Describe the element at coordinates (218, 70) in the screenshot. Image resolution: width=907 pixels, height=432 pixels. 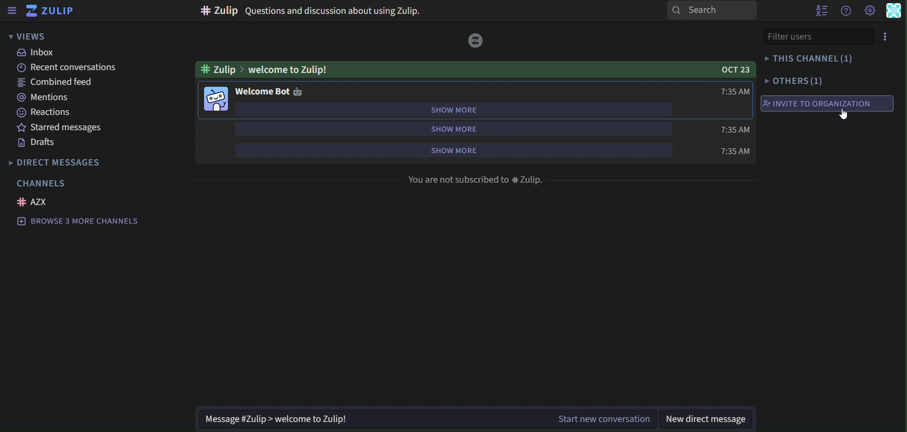
I see `#zulip` at that location.